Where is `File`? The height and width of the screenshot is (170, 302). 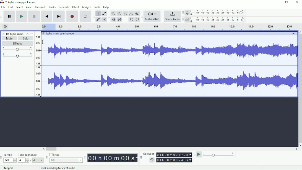 File is located at coordinates (4, 7).